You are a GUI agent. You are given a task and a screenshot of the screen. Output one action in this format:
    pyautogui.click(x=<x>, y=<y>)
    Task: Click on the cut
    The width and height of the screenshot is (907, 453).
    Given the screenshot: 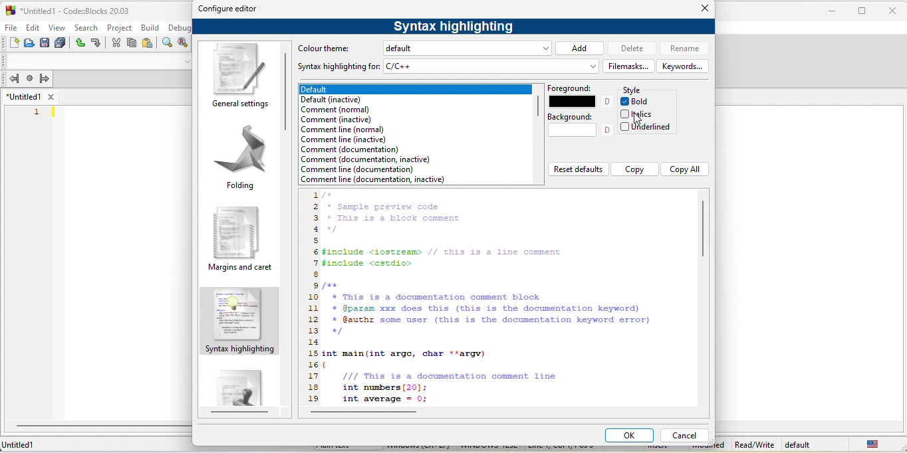 What is the action you would take?
    pyautogui.click(x=116, y=43)
    